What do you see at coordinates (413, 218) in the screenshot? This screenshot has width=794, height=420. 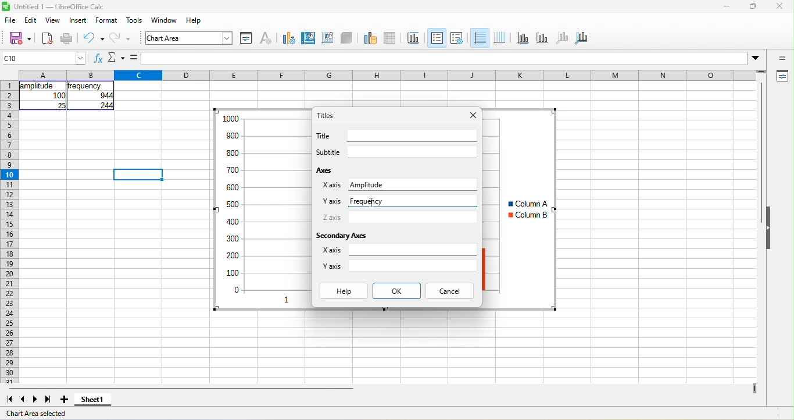 I see `Input for z axis` at bounding box center [413, 218].